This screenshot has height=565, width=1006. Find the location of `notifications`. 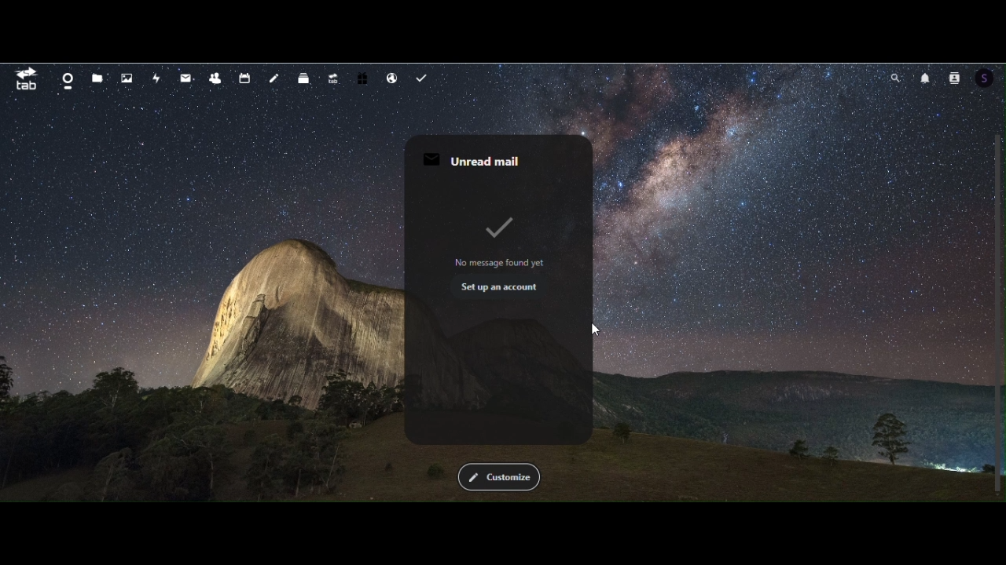

notifications is located at coordinates (924, 76).